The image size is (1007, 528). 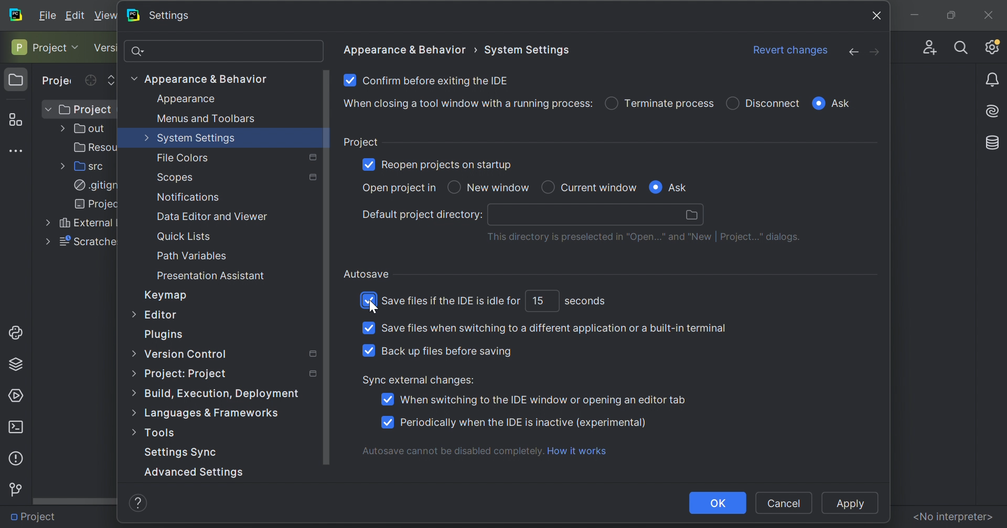 I want to click on Back up files before saving, so click(x=446, y=351).